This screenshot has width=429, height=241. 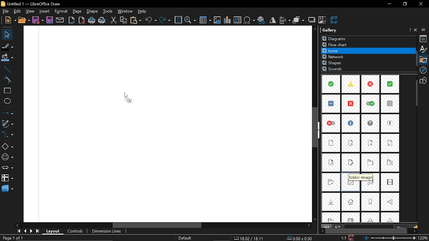 What do you see at coordinates (390, 238) in the screenshot?
I see `change zoom` at bounding box center [390, 238].